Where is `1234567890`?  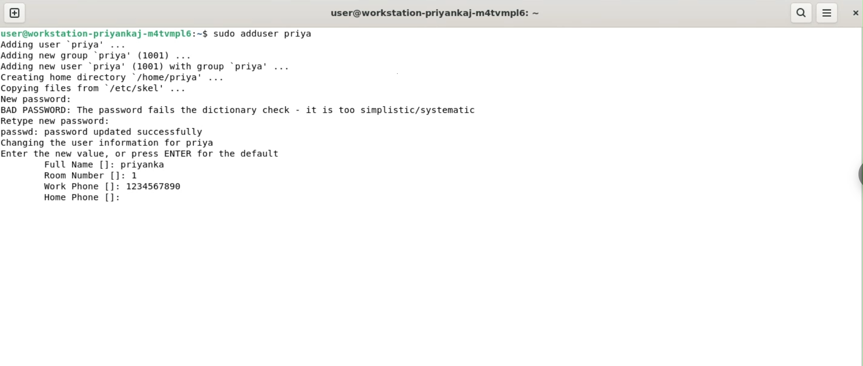
1234567890 is located at coordinates (160, 187).